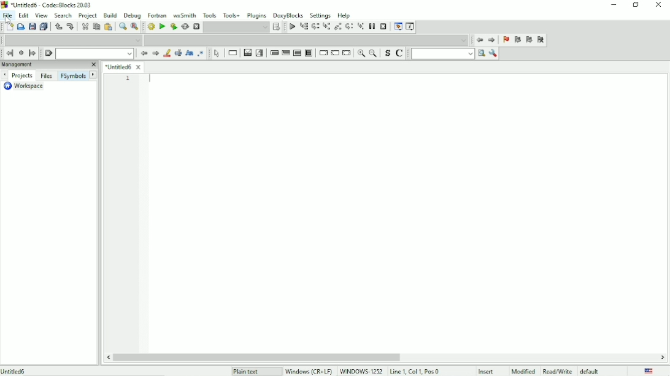 This screenshot has height=376, width=670. What do you see at coordinates (523, 370) in the screenshot?
I see `Modified` at bounding box center [523, 370].